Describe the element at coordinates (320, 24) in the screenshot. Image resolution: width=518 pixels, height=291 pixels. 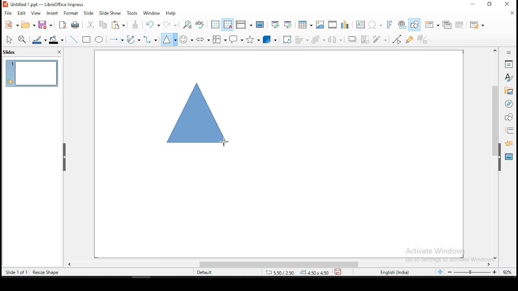
I see `images` at that location.